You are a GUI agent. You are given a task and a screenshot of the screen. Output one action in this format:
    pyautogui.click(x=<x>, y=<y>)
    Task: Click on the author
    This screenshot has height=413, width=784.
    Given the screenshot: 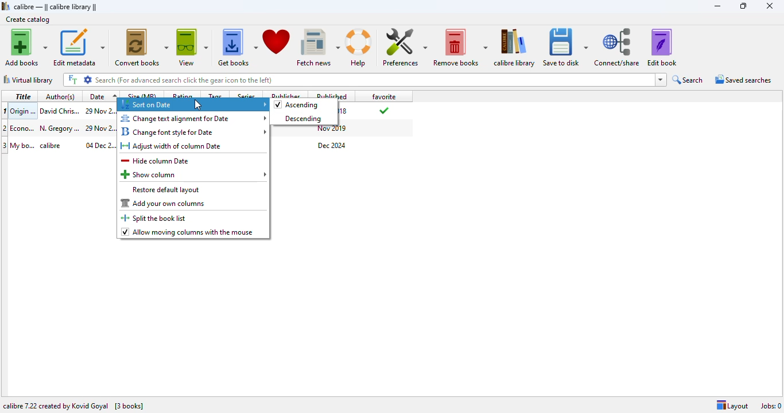 What is the action you would take?
    pyautogui.click(x=55, y=145)
    